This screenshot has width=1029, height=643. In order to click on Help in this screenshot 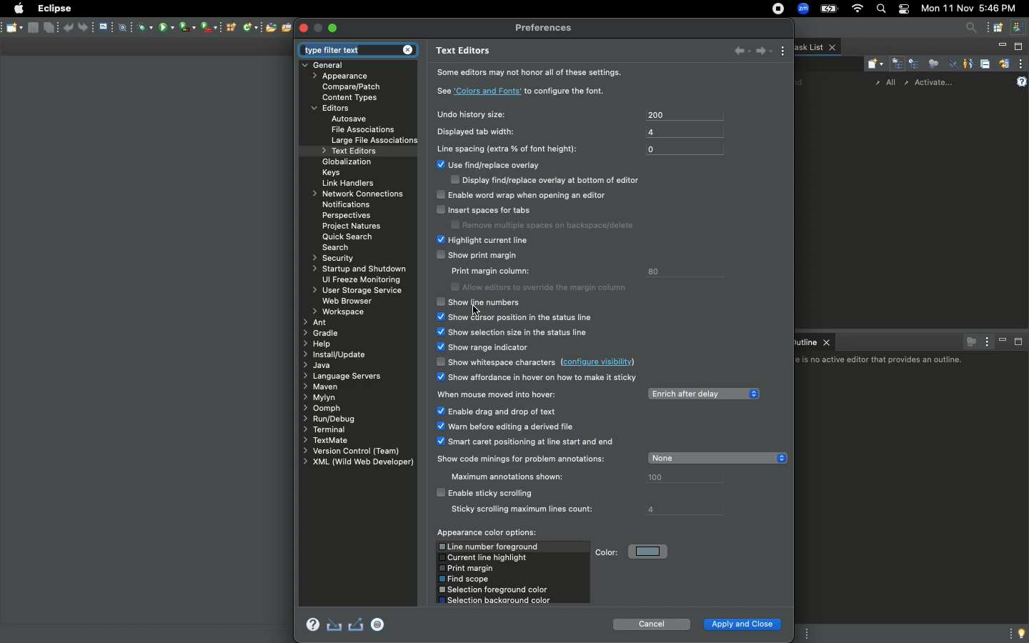, I will do `click(312, 624)`.